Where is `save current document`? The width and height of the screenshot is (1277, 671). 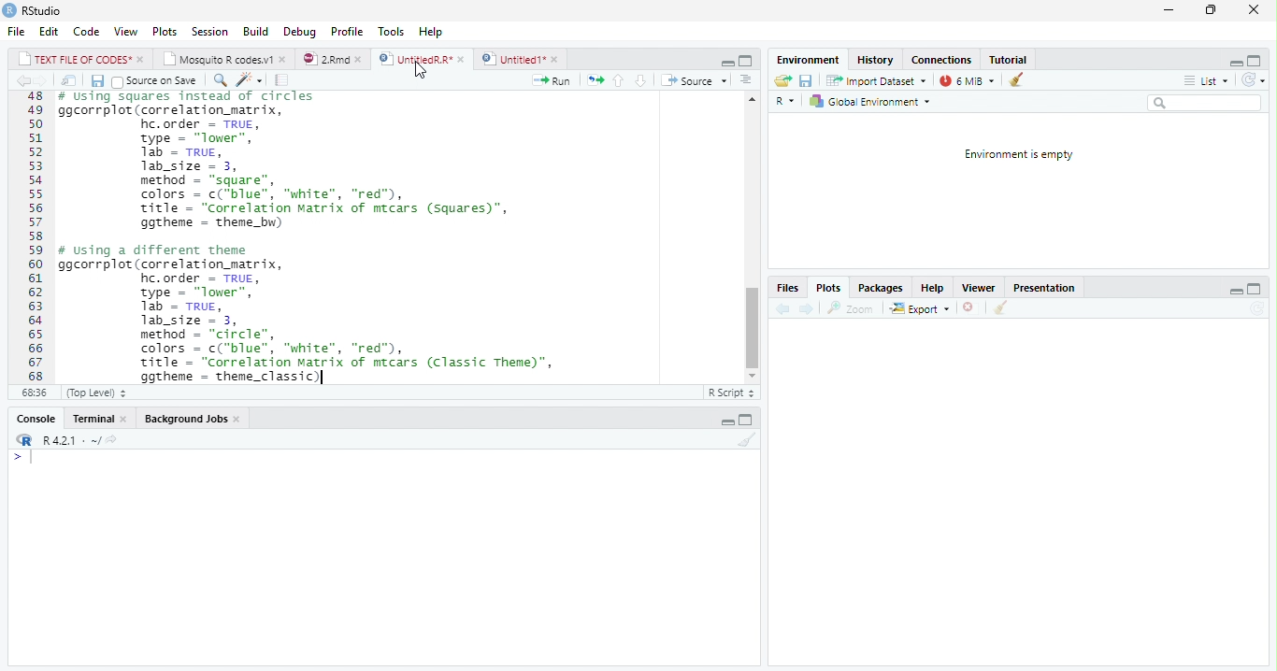 save current document is located at coordinates (96, 80).